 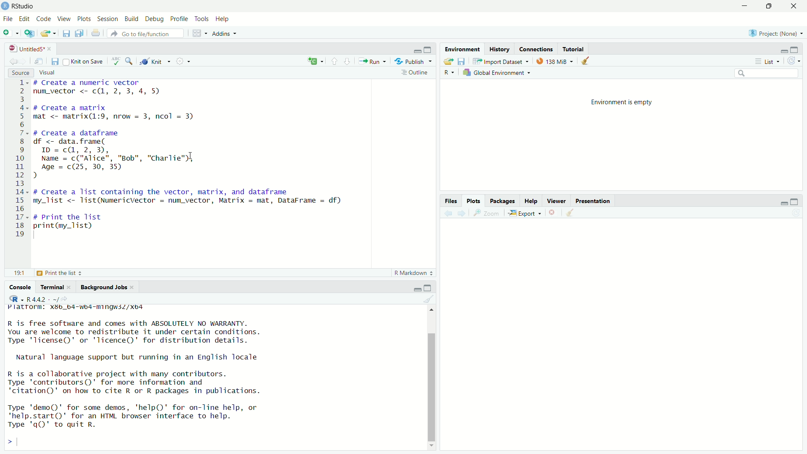 I want to click on print, so click(x=97, y=34).